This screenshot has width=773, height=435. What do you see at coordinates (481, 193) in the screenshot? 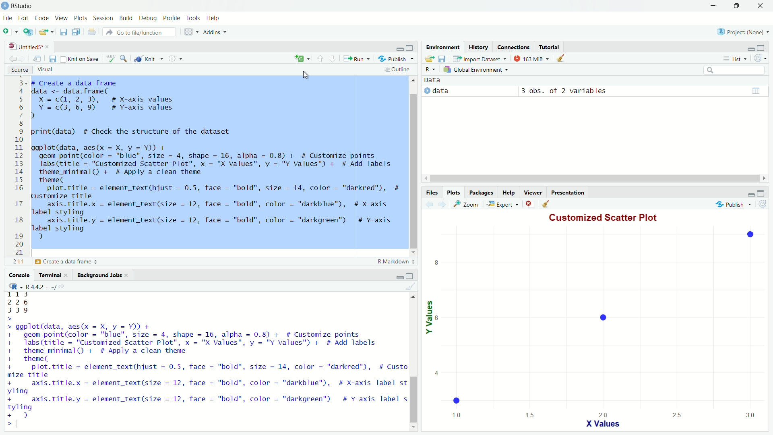
I see `Pacakges` at bounding box center [481, 193].